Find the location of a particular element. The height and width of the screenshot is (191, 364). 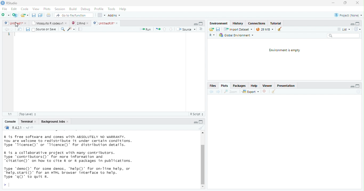

Go to file/function is located at coordinates (73, 15).